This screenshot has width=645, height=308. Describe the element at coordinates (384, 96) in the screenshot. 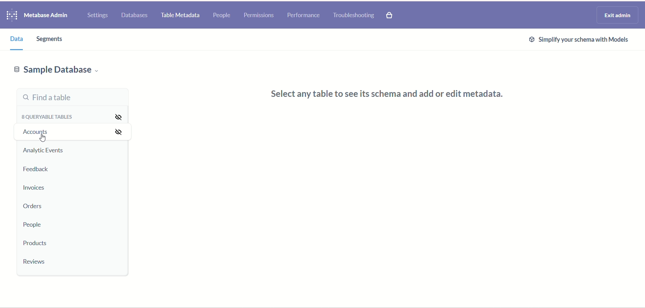

I see `text` at that location.